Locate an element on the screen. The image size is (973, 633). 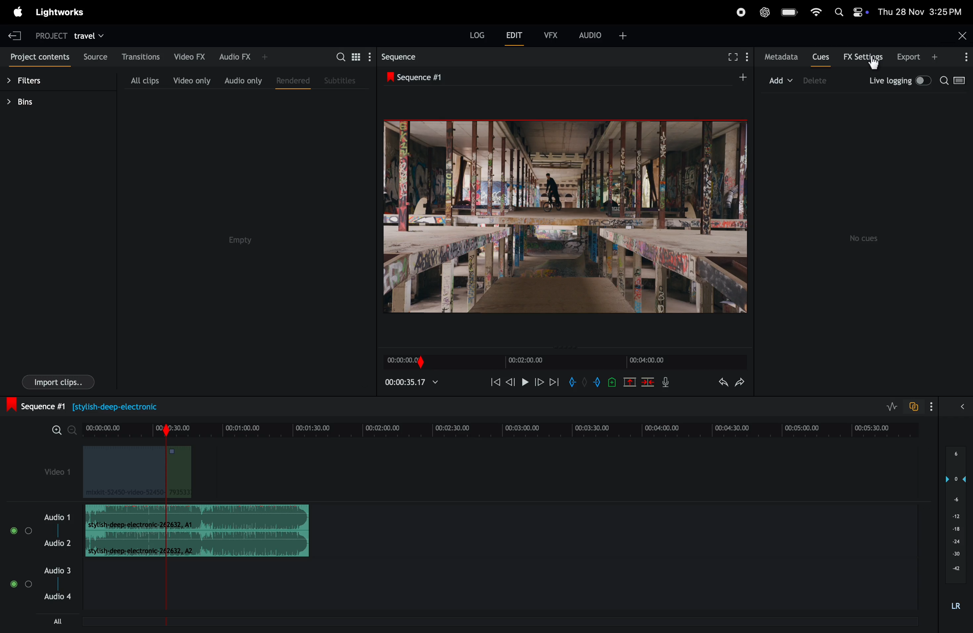
audio 3 is located at coordinates (40, 572).